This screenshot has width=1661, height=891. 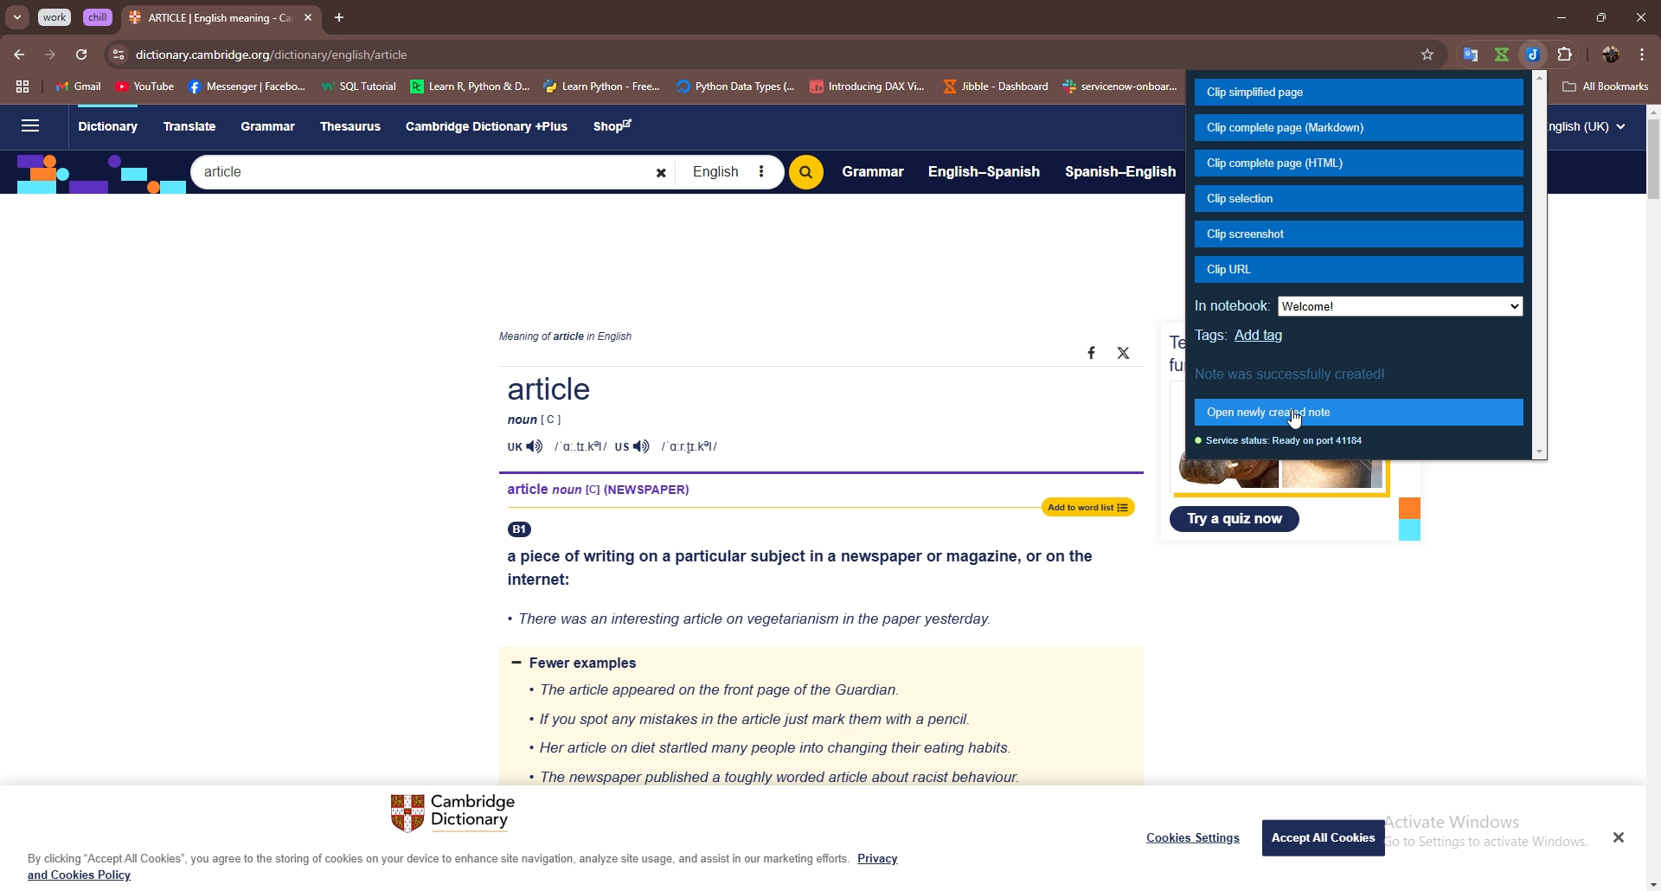 I want to click on open newly created note, so click(x=1361, y=413).